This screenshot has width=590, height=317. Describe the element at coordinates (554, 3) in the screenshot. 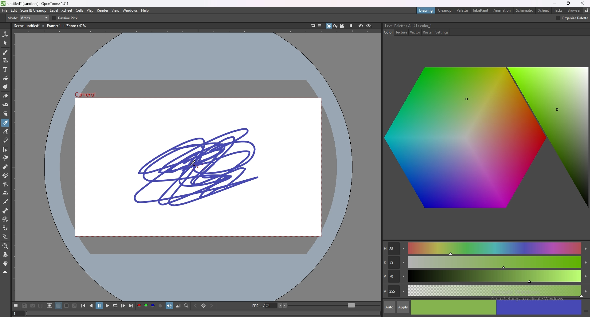

I see `minimize` at that location.